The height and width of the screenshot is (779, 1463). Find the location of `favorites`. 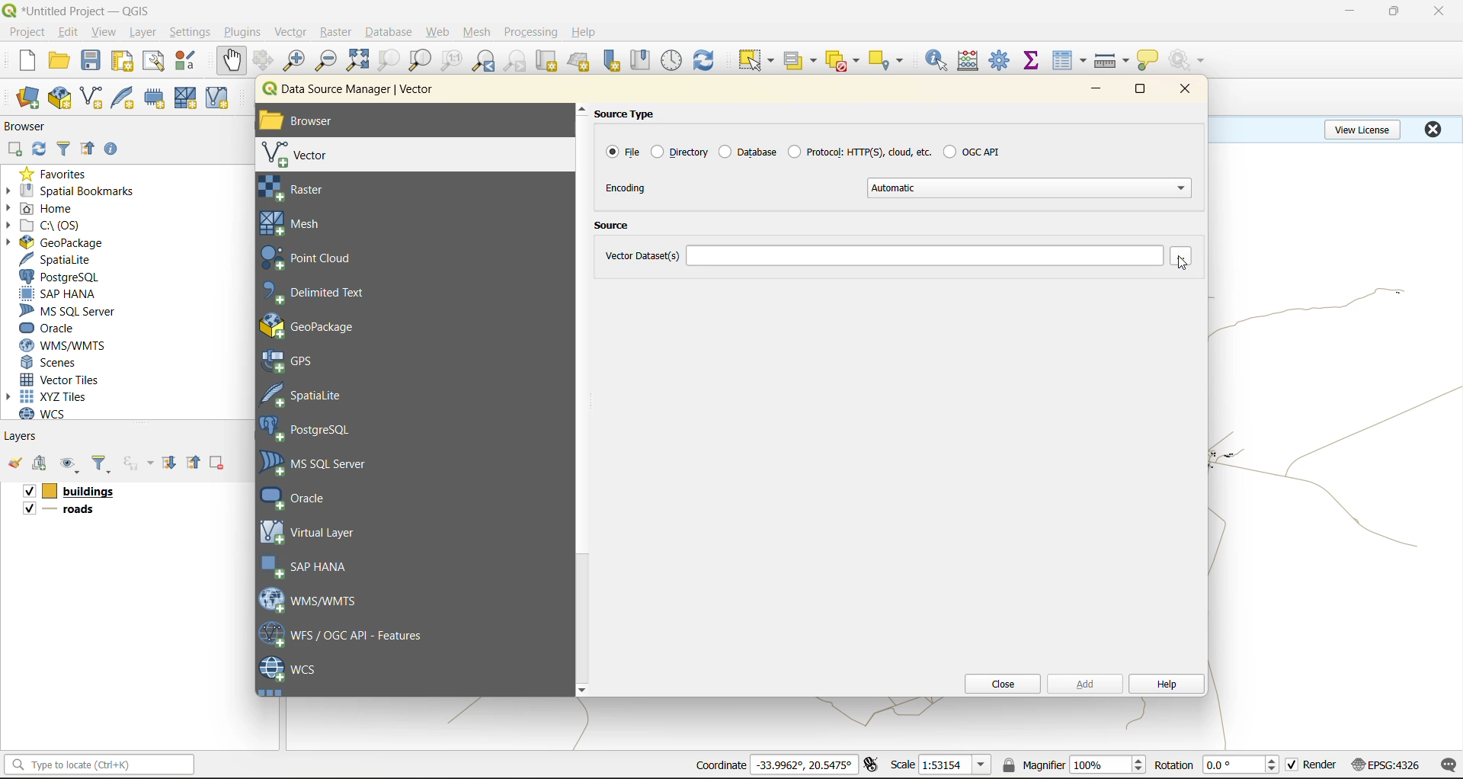

favorites is located at coordinates (59, 173).